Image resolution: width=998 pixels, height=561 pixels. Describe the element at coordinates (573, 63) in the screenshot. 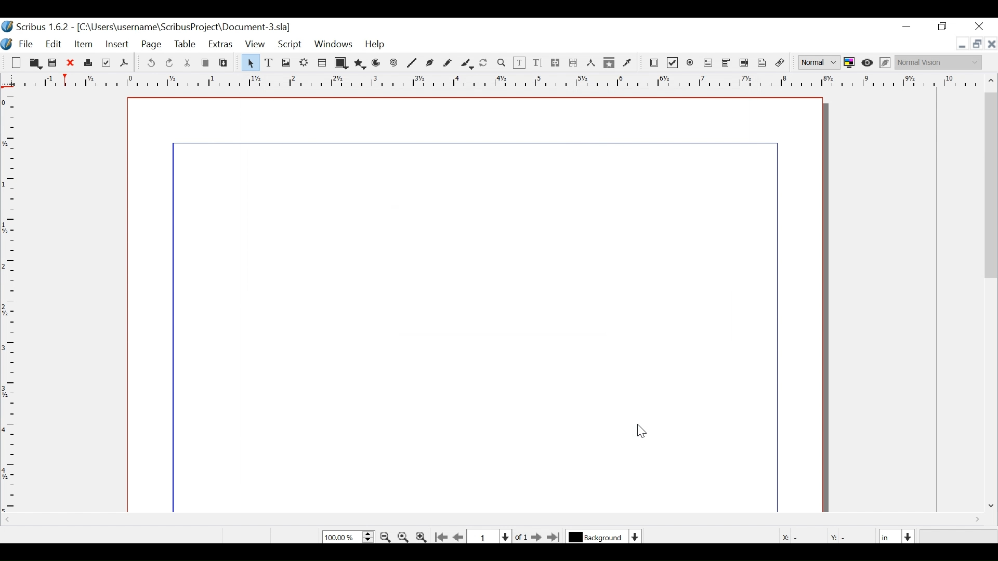

I see `Unlink text frame` at that location.